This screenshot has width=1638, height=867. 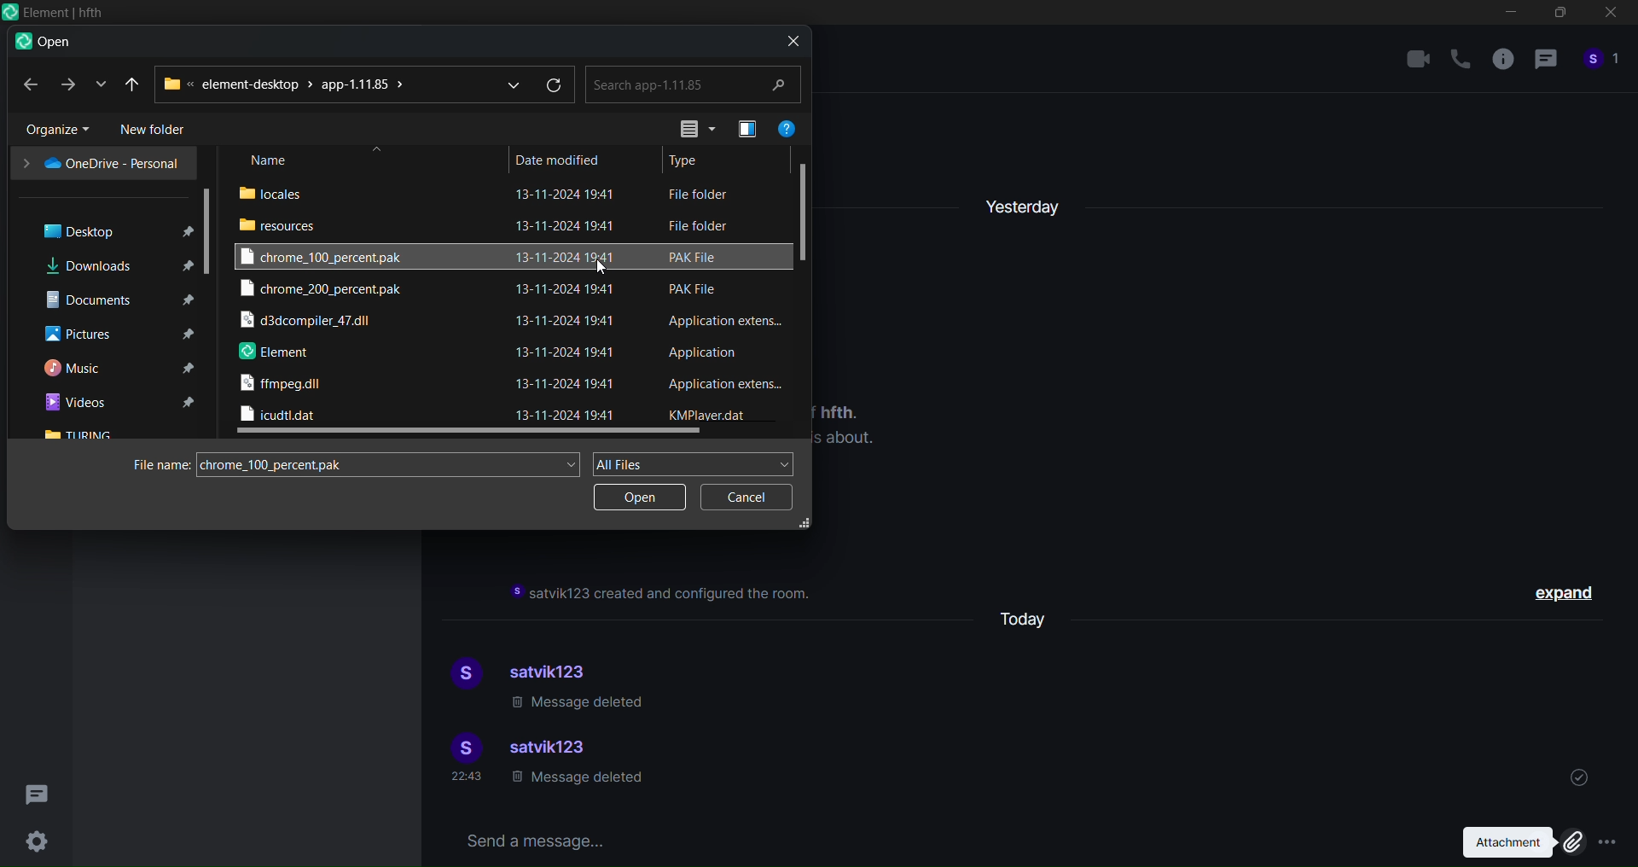 What do you see at coordinates (1031, 617) in the screenshot?
I see `today` at bounding box center [1031, 617].